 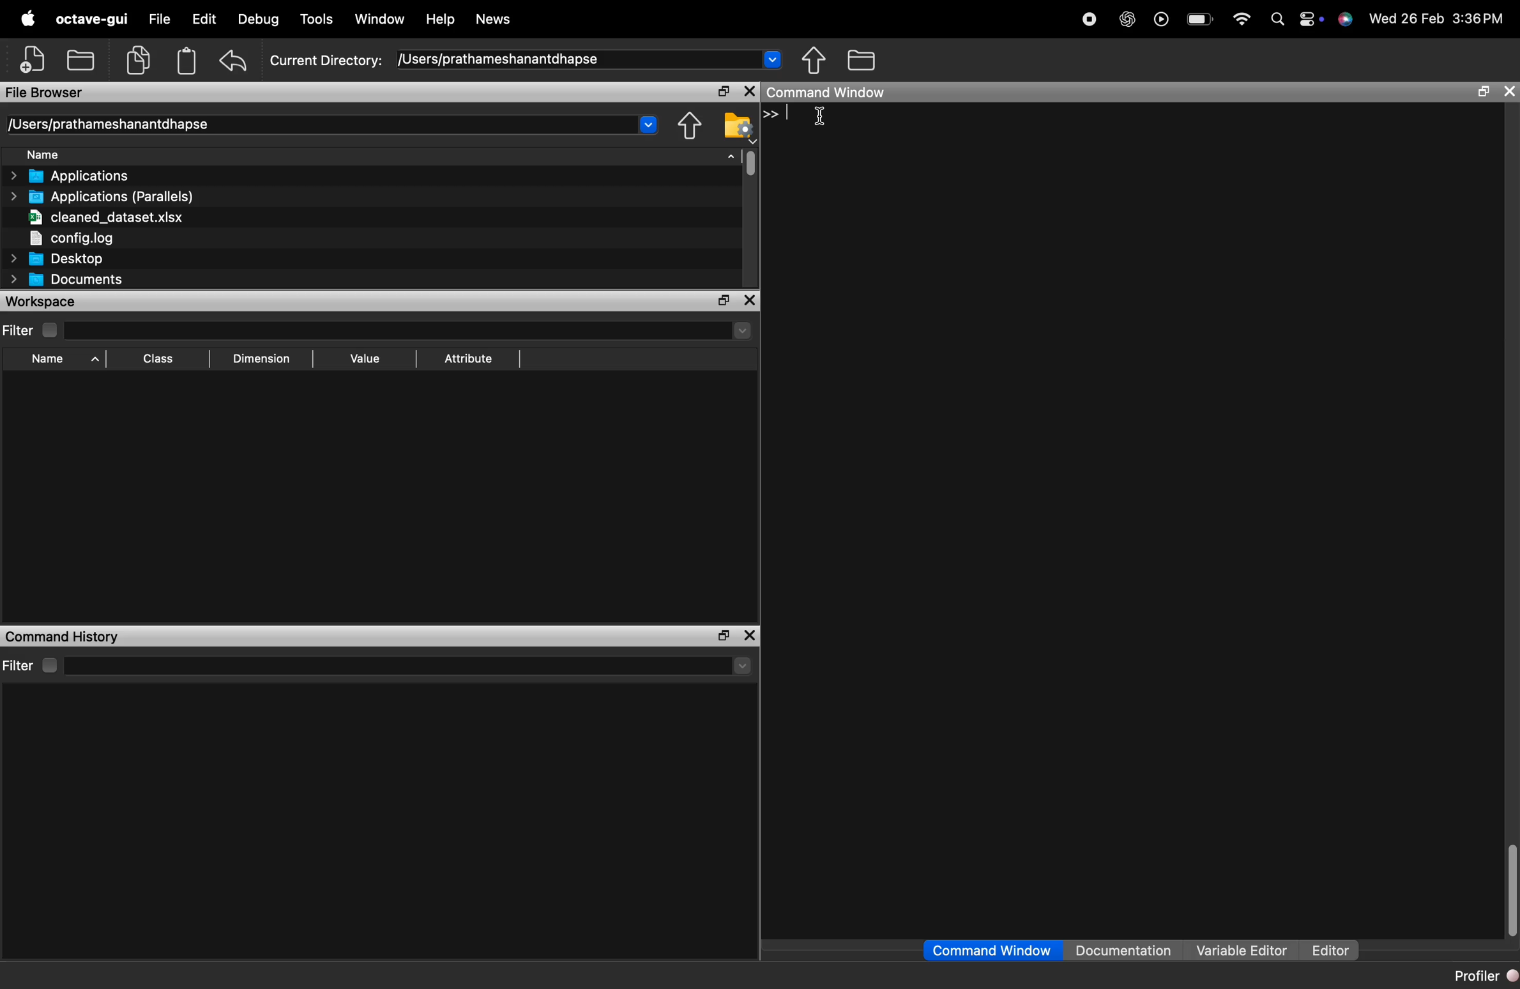 I want to click on Current Directory:, so click(x=326, y=62).